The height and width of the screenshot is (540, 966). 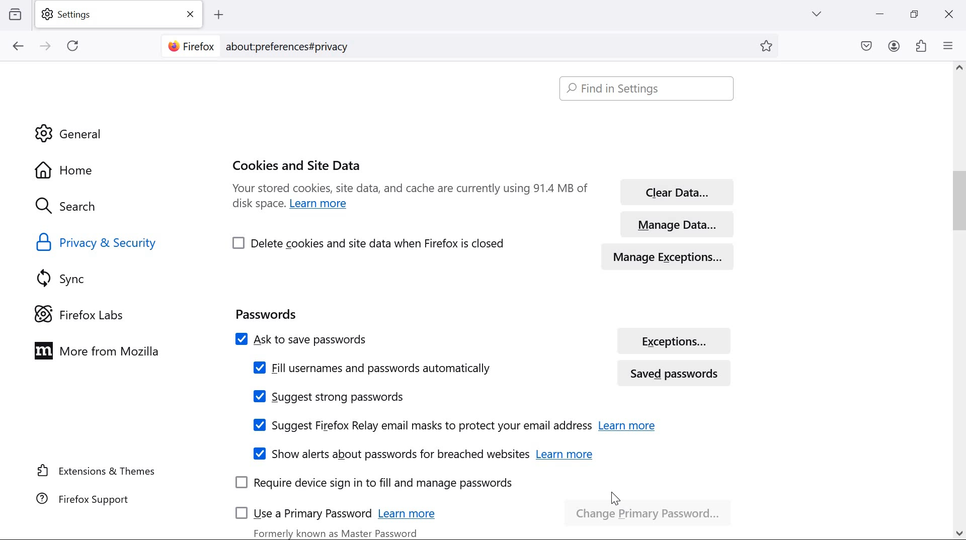 What do you see at coordinates (294, 46) in the screenshot?
I see `about:preferences#privacy` at bounding box center [294, 46].